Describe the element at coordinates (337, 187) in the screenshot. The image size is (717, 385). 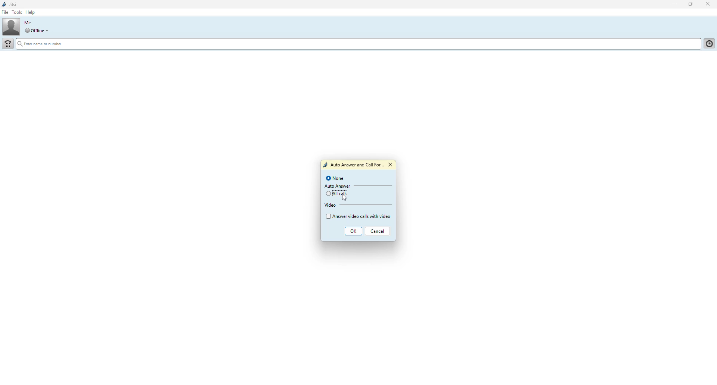
I see `auto answer` at that location.